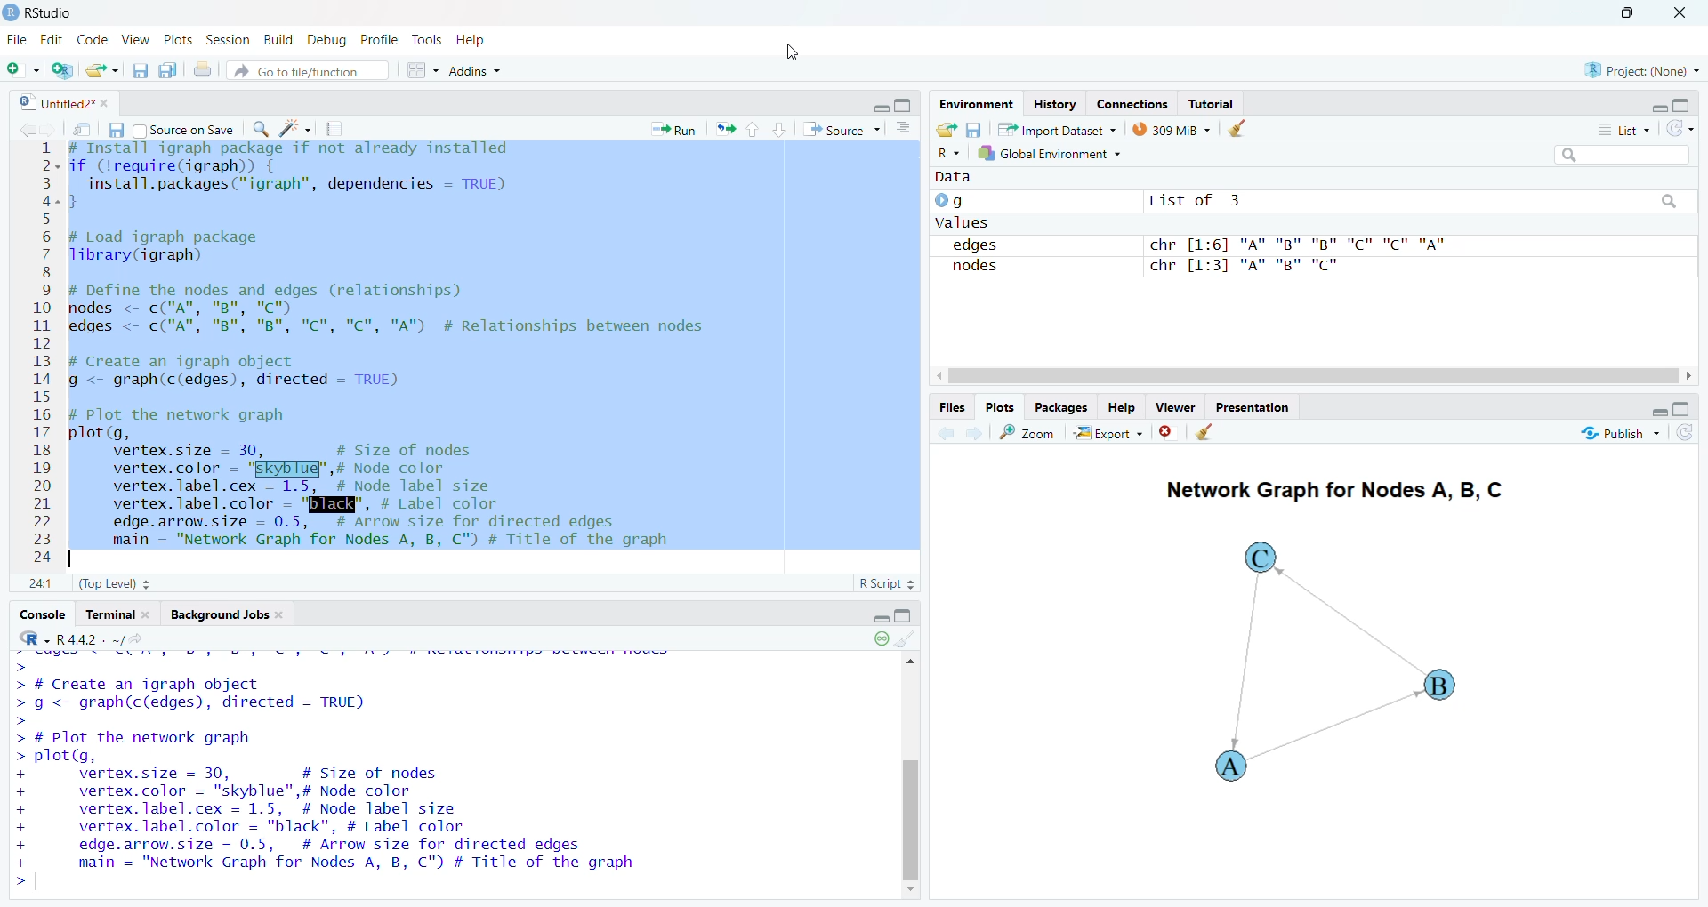  I want to click on Addins ~, so click(477, 74).